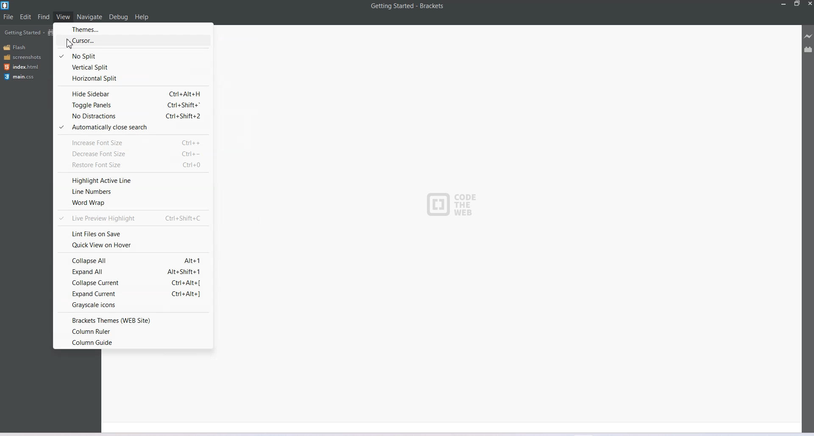 This screenshot has width=814, height=436. What do you see at coordinates (132, 67) in the screenshot?
I see `Vertical split` at bounding box center [132, 67].